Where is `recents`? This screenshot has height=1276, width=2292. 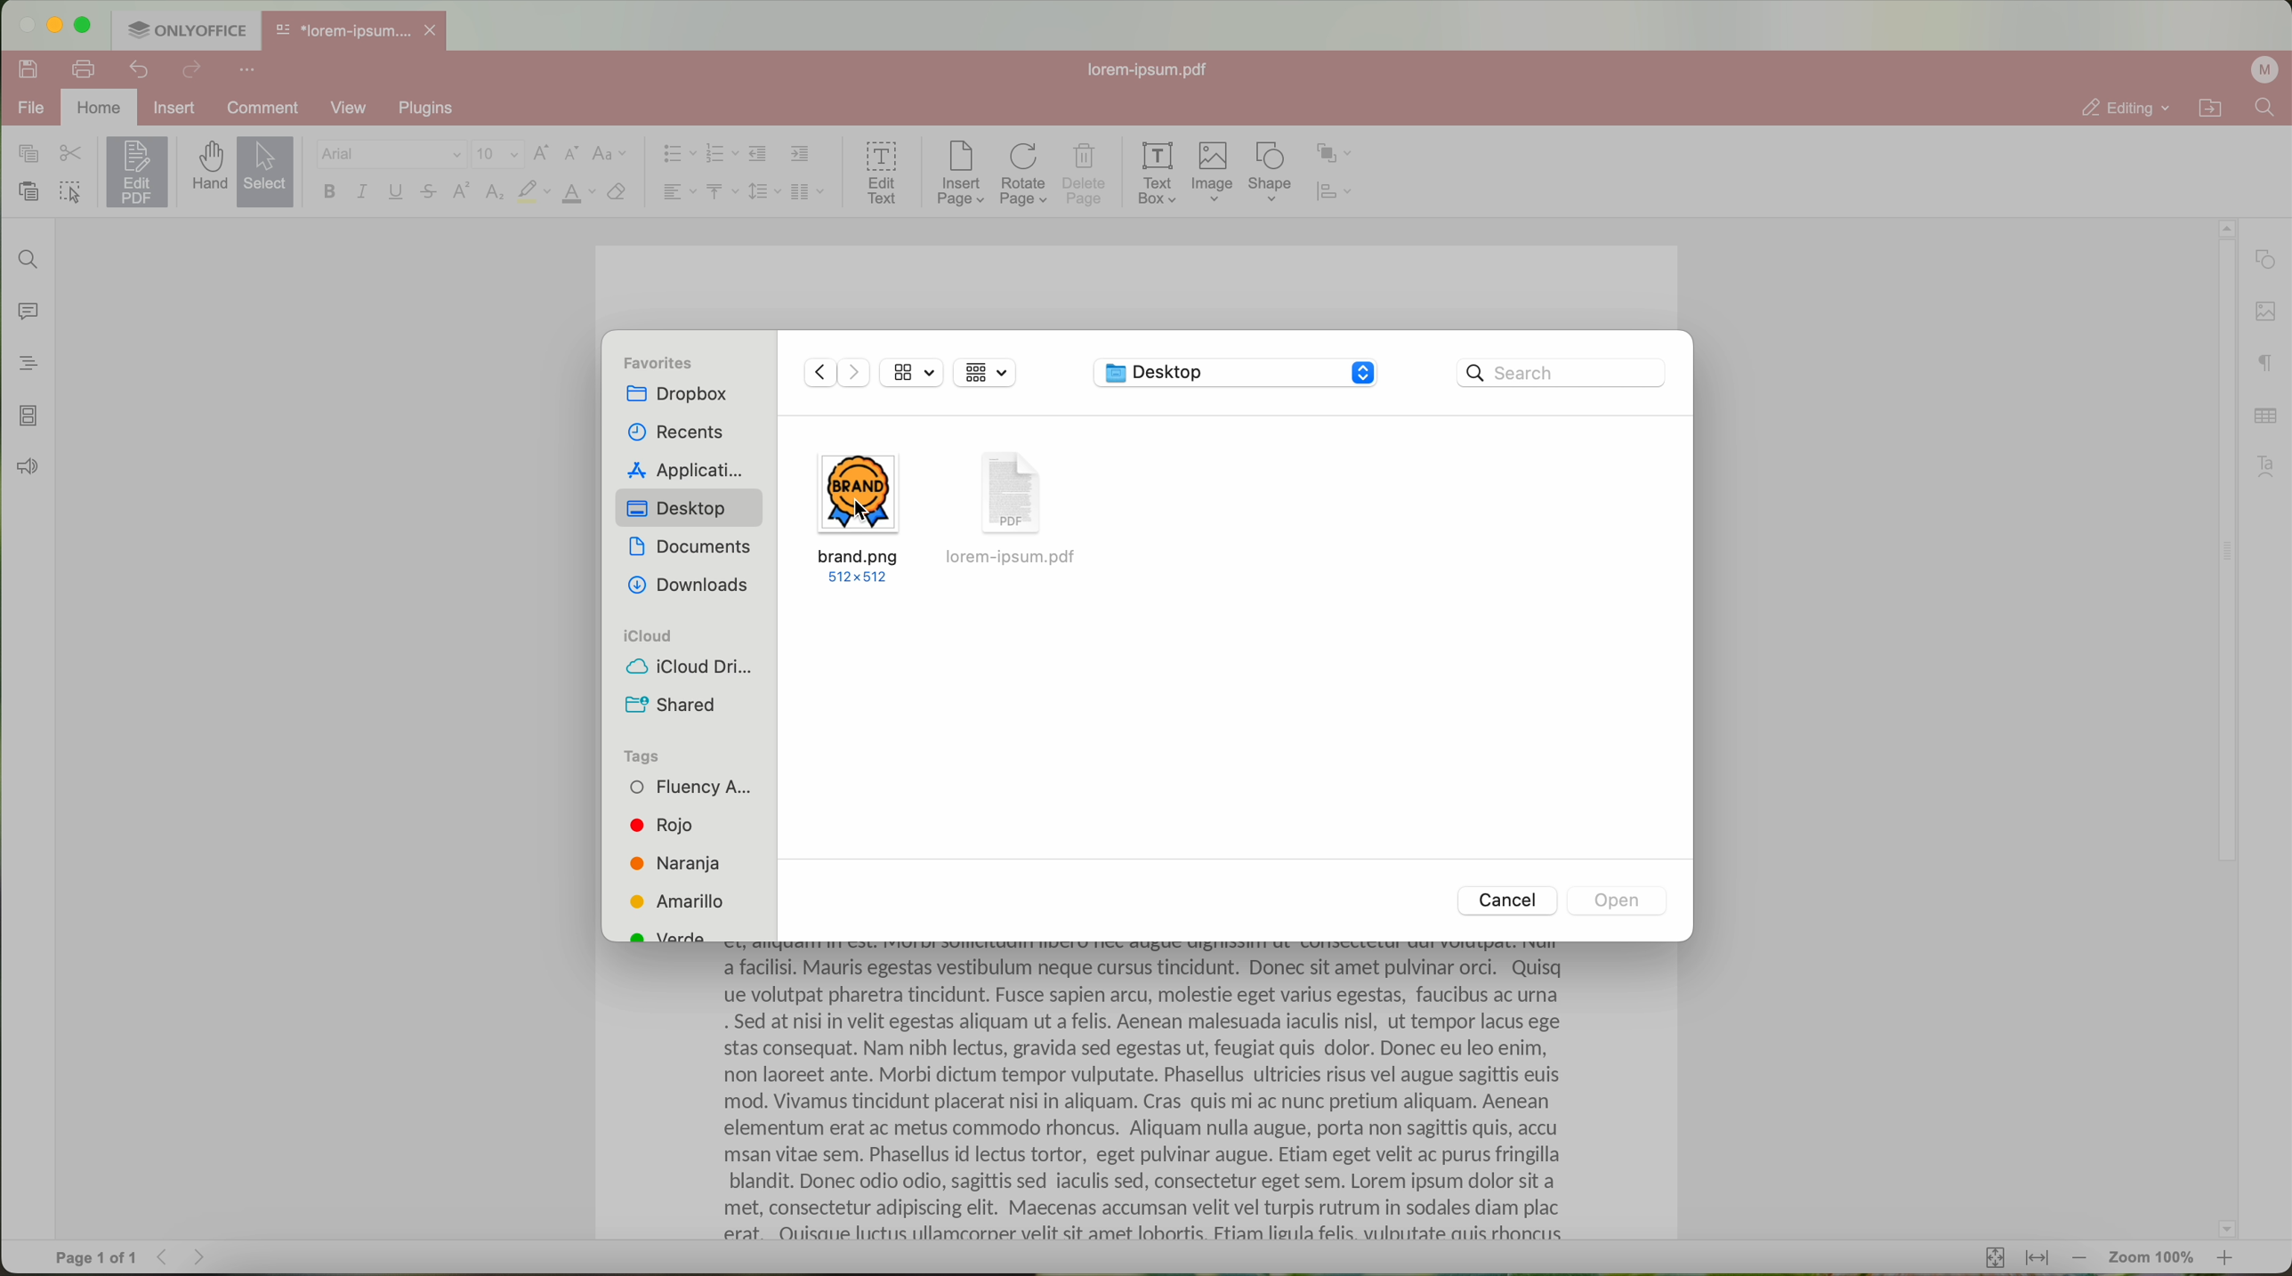
recents is located at coordinates (674, 432).